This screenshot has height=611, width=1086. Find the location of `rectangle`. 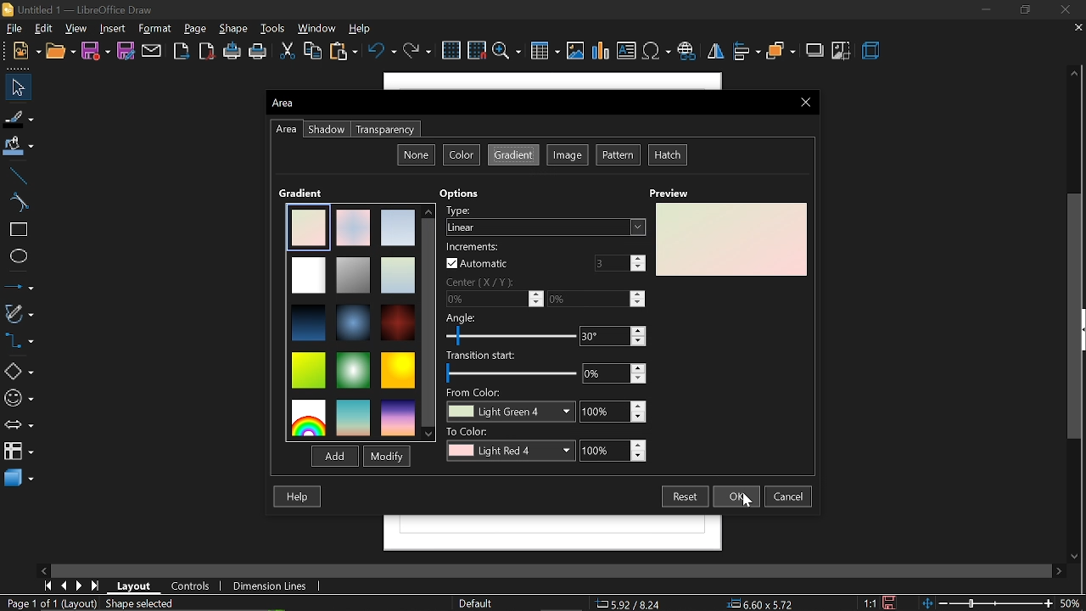

rectangle is located at coordinates (16, 230).